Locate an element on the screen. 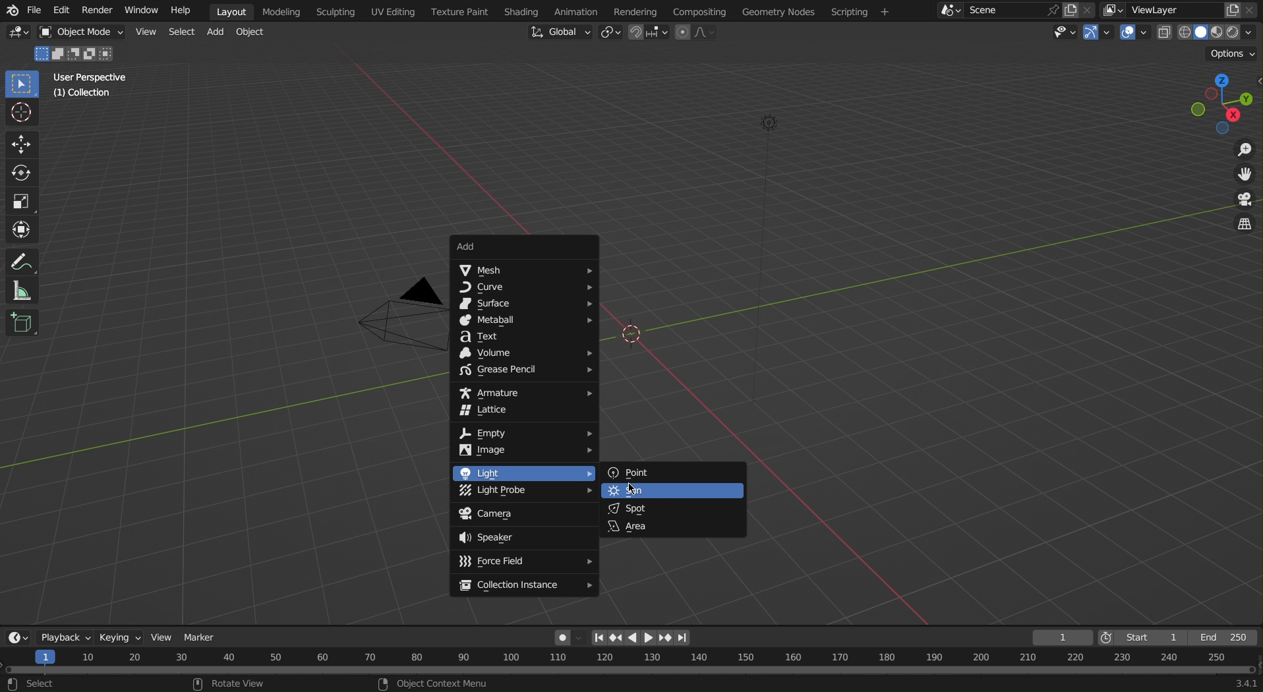 The image size is (1263, 692). Volume is located at coordinates (526, 353).